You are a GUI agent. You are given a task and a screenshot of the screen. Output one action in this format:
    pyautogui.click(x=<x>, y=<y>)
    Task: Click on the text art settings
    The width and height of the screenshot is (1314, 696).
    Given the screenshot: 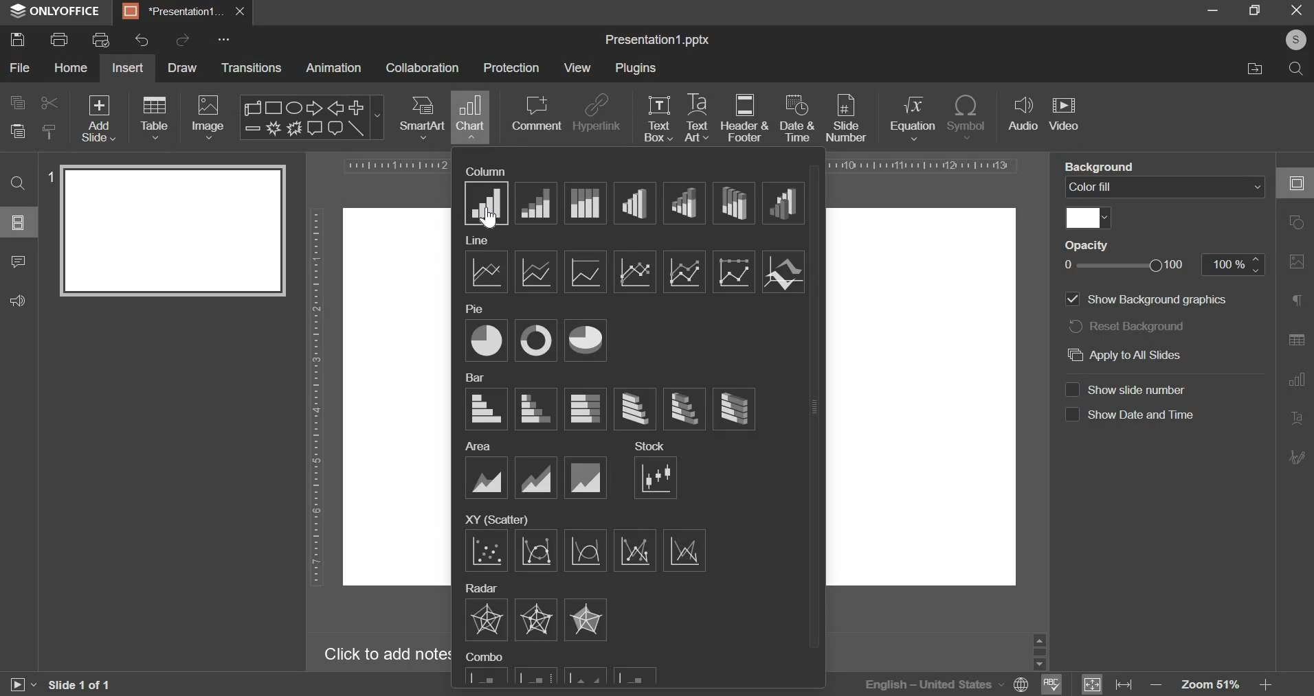 What is the action you would take?
    pyautogui.click(x=1295, y=419)
    